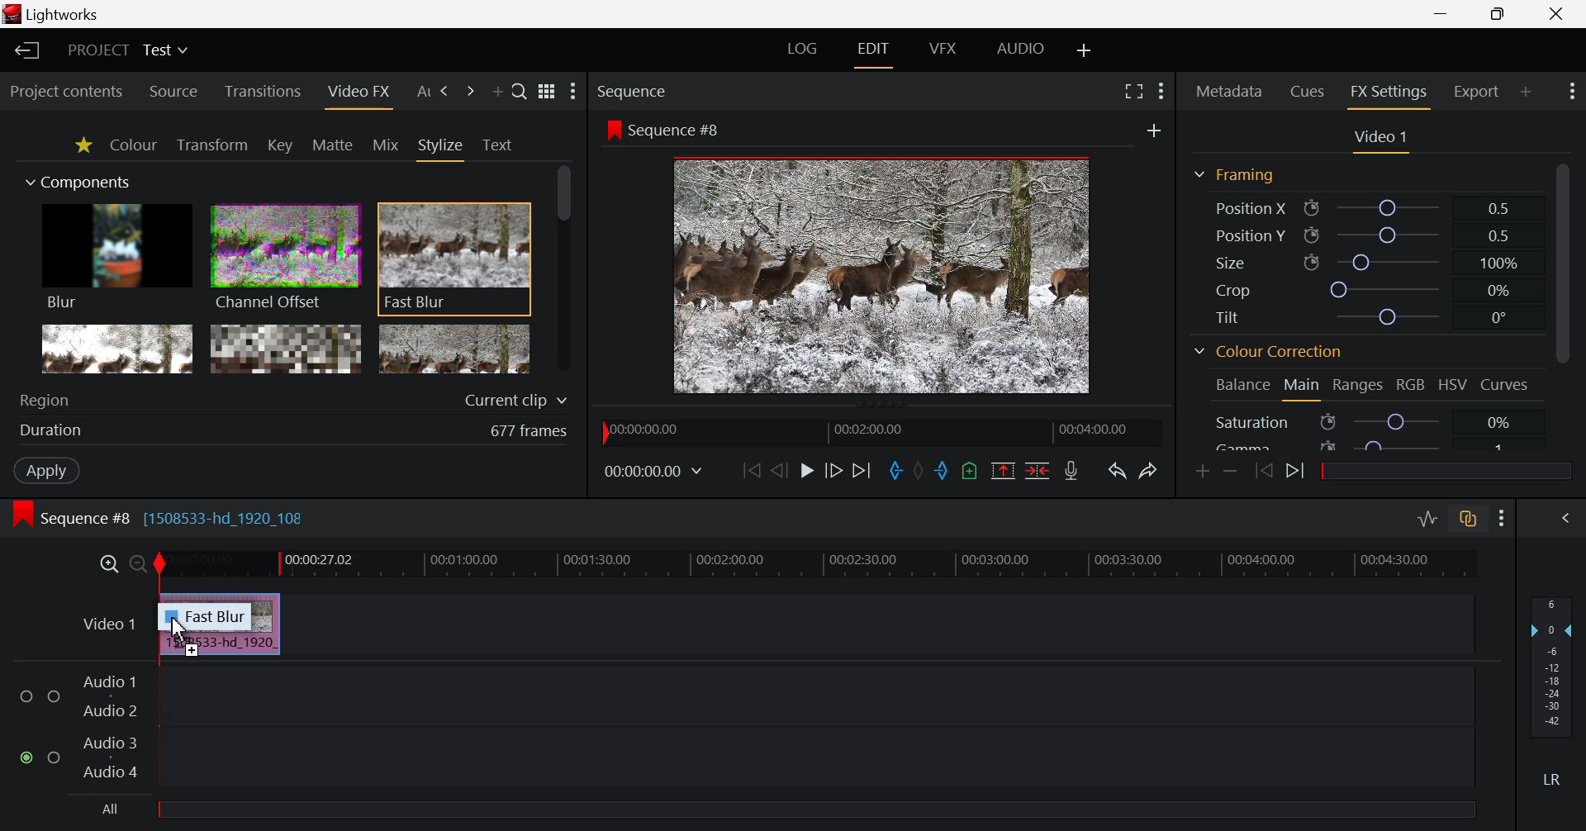 Image resolution: width=1586 pixels, height=831 pixels. I want to click on Video Settings Section, so click(1379, 139).